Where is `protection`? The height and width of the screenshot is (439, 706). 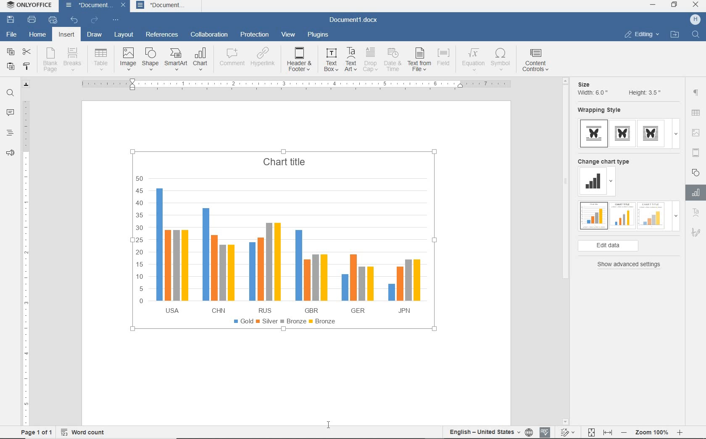
protection is located at coordinates (254, 34).